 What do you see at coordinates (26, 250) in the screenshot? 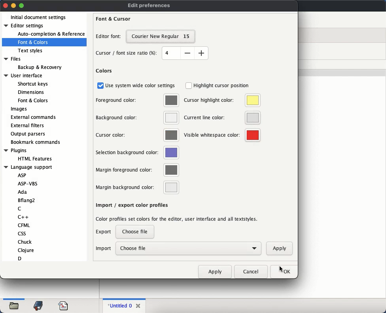
I see `clojure` at bounding box center [26, 250].